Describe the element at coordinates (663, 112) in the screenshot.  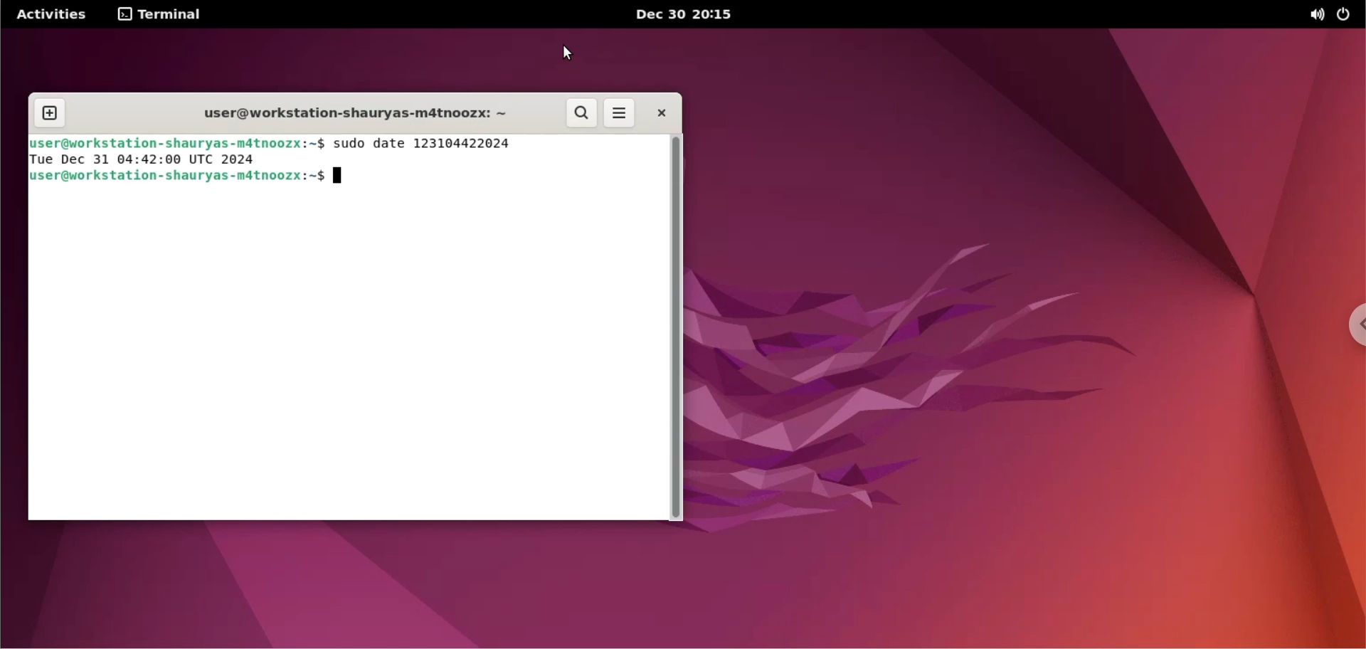
I see `close` at that location.